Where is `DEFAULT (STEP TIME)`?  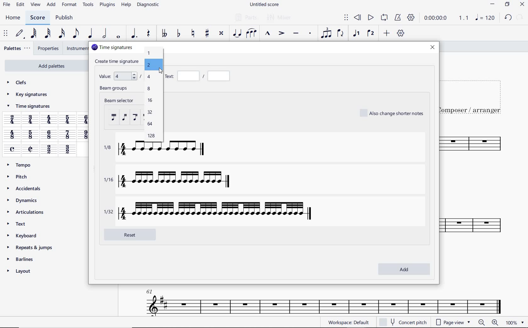
DEFAULT (STEP TIME) is located at coordinates (20, 34).